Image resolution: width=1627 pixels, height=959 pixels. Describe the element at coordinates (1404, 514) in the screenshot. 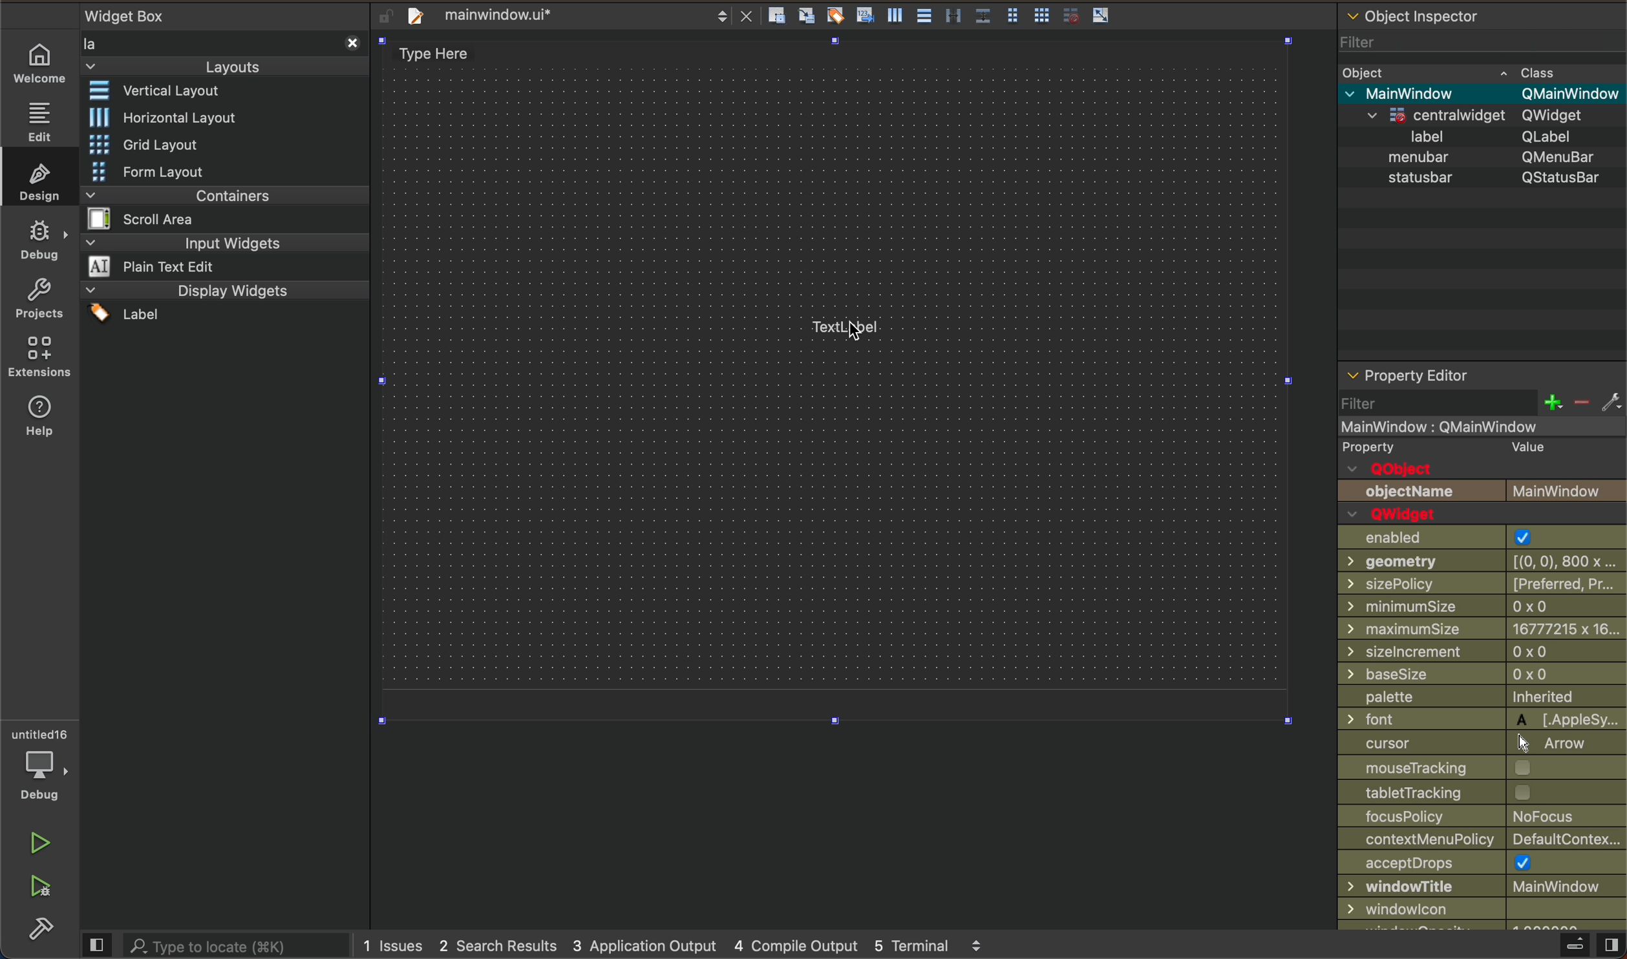

I see `qwidget` at that location.